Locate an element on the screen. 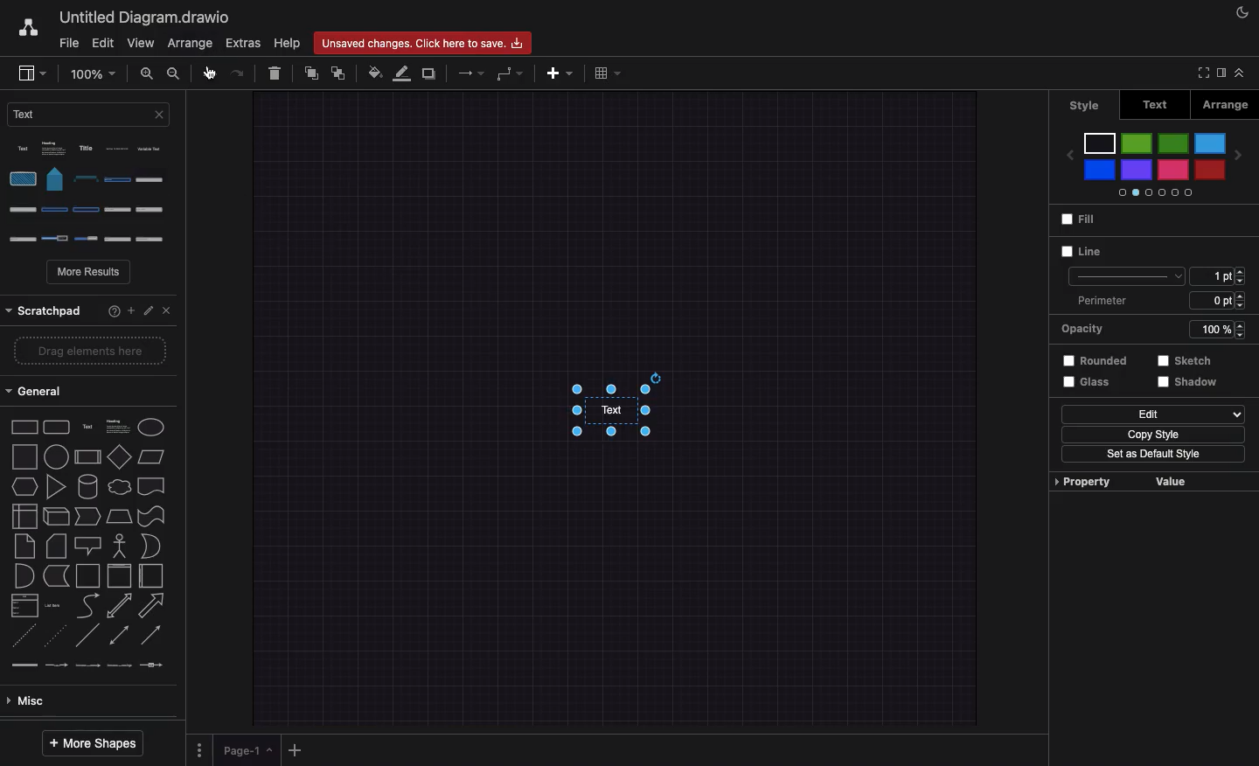 The height and width of the screenshot is (766, 1259). Arrows is located at coordinates (473, 73).